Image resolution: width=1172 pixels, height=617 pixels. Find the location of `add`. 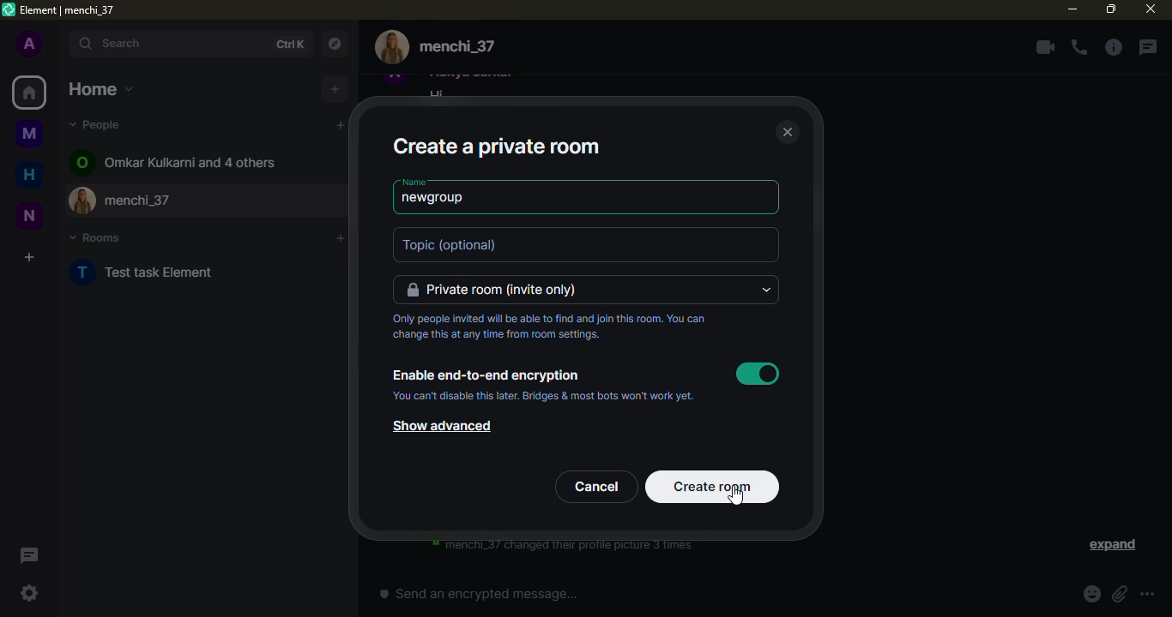

add is located at coordinates (335, 89).